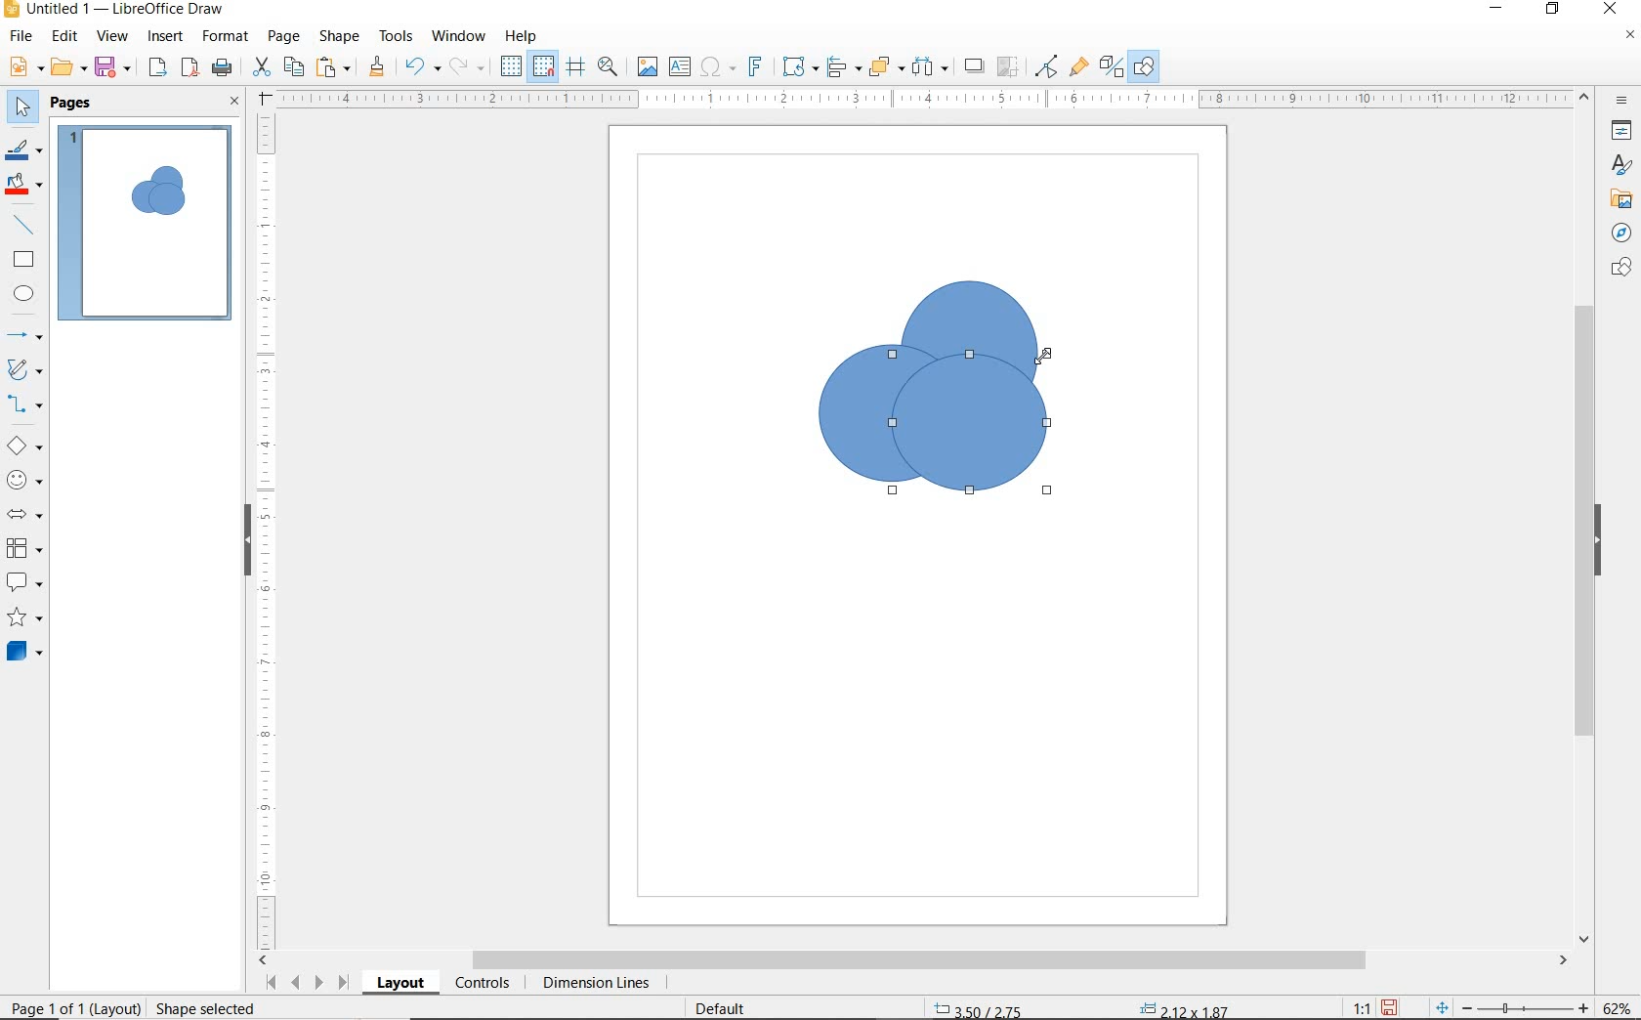 This screenshot has height=1020, width=1641. I want to click on RULER, so click(926, 100).